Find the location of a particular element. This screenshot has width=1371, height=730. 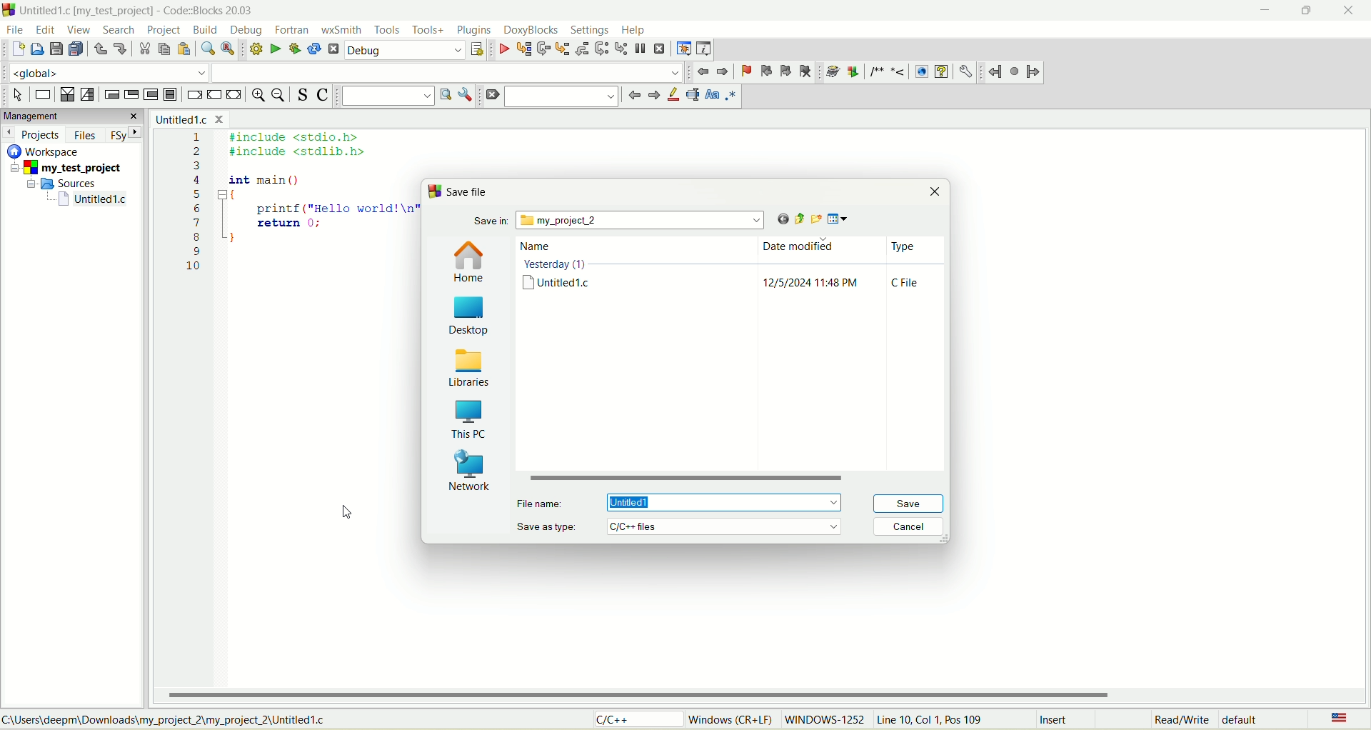

WINDOWS-1252 is located at coordinates (823, 721).